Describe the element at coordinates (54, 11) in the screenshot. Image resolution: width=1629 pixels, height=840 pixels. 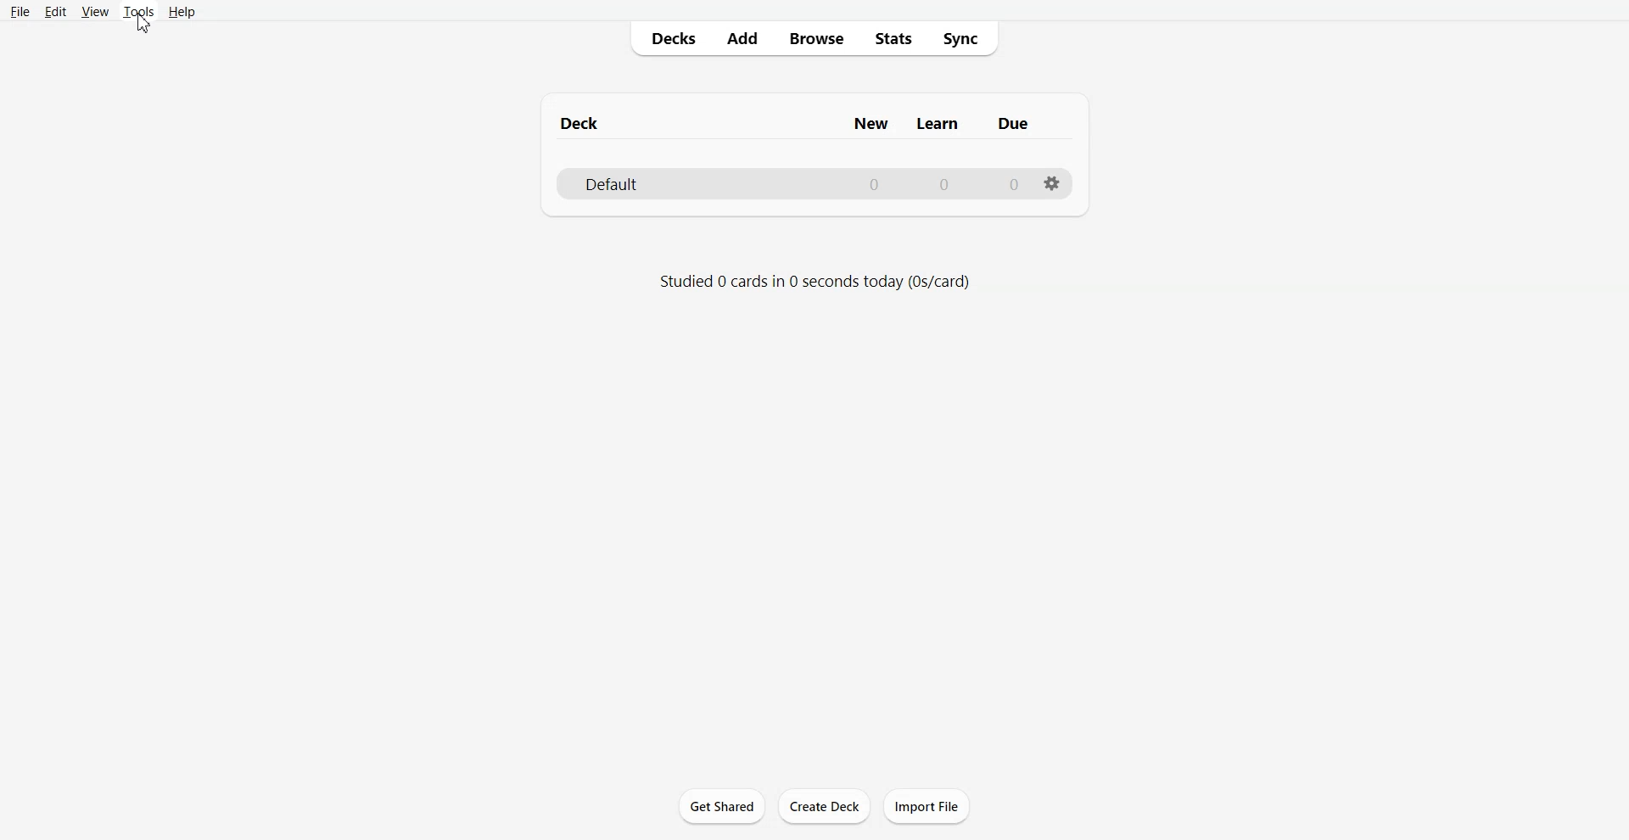
I see `Edit` at that location.